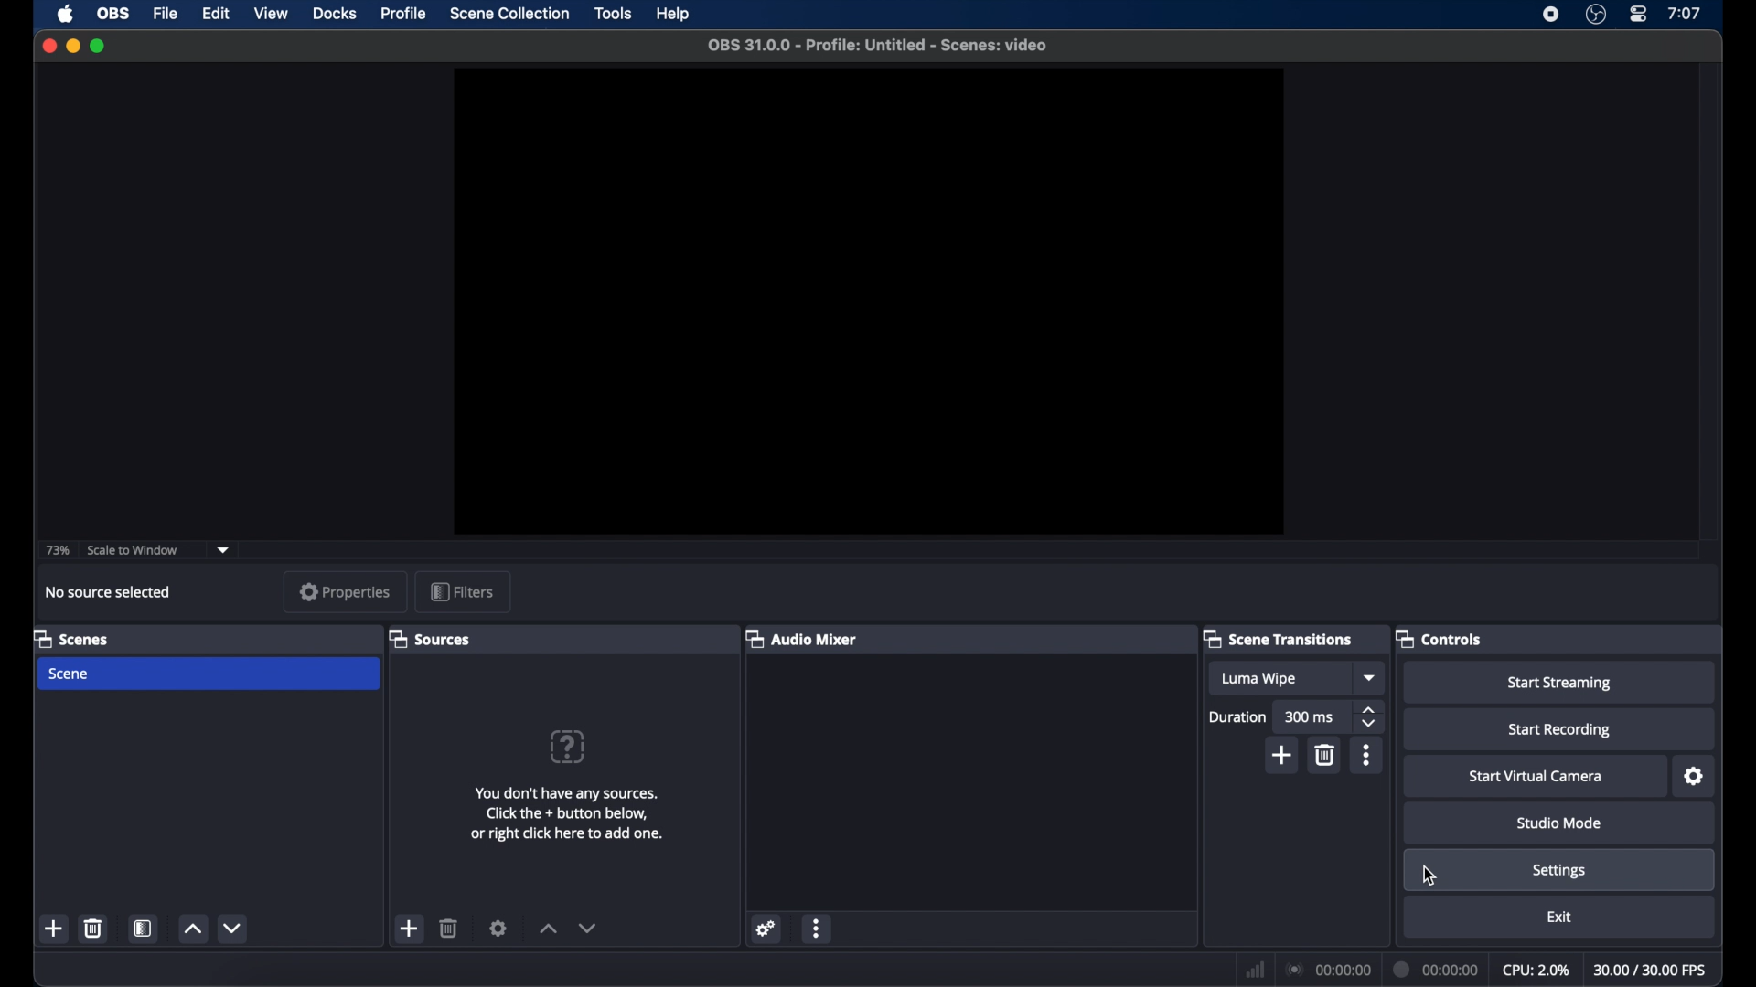  What do you see at coordinates (1536, 777) in the screenshot?
I see `start virtual camera` at bounding box center [1536, 777].